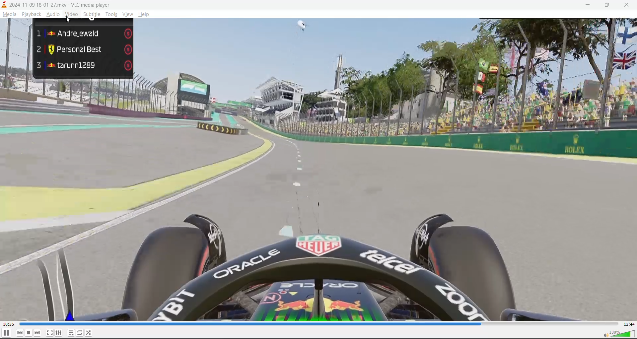 The image size is (637, 339). Describe the element at coordinates (49, 332) in the screenshot. I see `toggle fullscreen` at that location.